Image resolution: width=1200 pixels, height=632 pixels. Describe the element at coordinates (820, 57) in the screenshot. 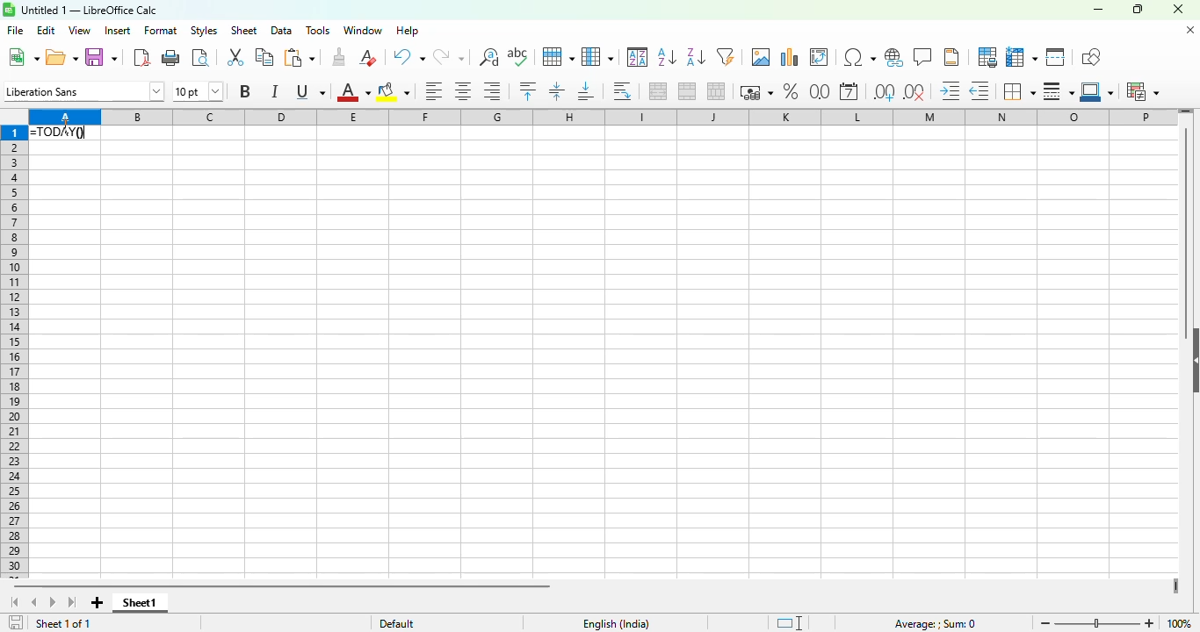

I see `insert or edit pivot table` at that location.